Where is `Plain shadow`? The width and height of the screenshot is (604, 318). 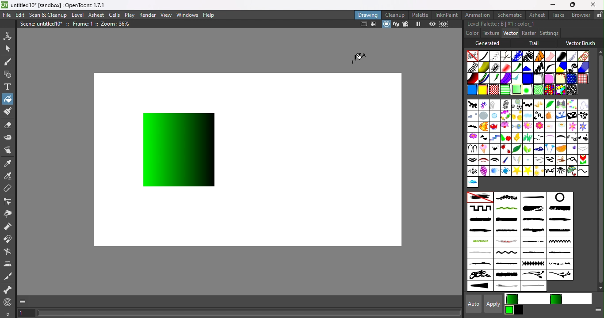
Plain shadow is located at coordinates (482, 90).